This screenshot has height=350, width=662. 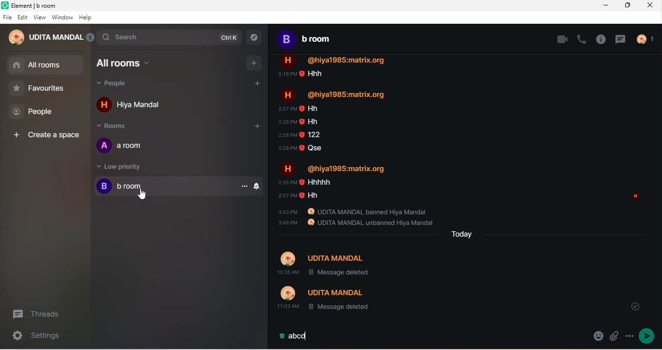 What do you see at coordinates (257, 38) in the screenshot?
I see `explore` at bounding box center [257, 38].